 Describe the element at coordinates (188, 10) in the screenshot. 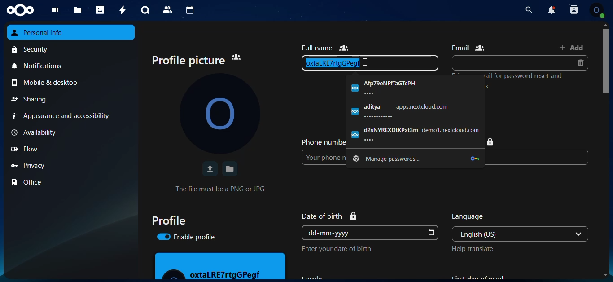

I see `calendar` at that location.